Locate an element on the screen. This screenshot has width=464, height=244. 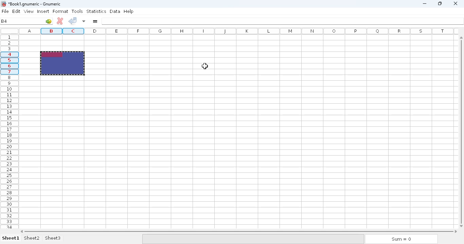
maximize is located at coordinates (439, 3).